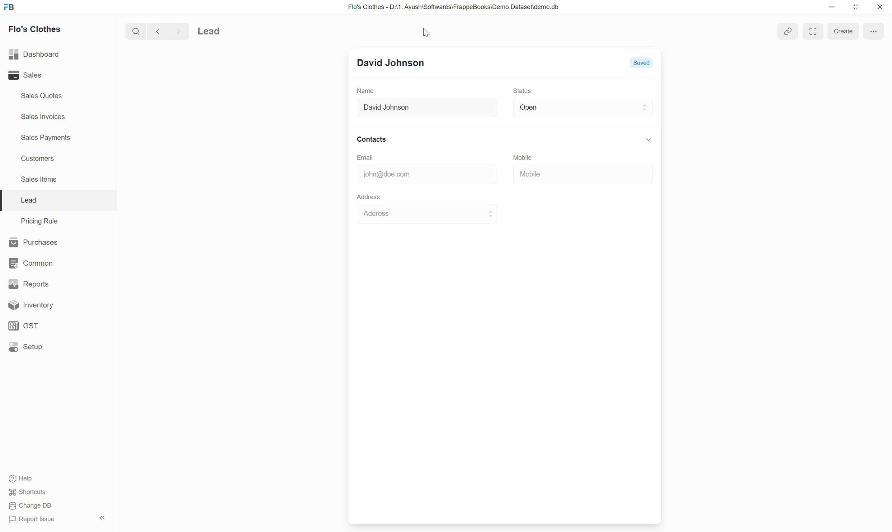 Image resolution: width=892 pixels, height=532 pixels. Describe the element at coordinates (422, 108) in the screenshot. I see `David Johnson` at that location.